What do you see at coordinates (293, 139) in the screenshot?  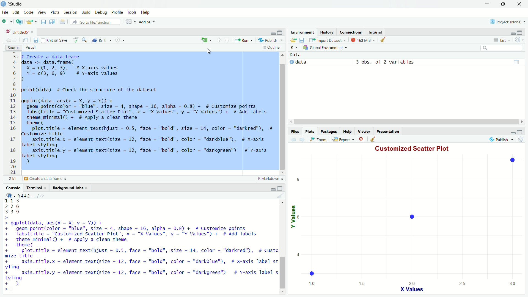 I see `Back ` at bounding box center [293, 139].